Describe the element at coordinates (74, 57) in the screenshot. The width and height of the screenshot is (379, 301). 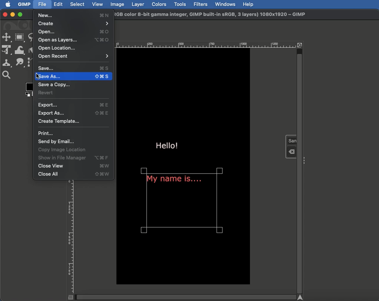
I see `Open recent` at that location.